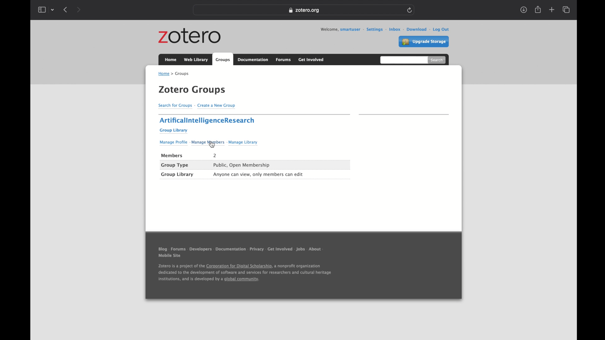  What do you see at coordinates (172, 156) in the screenshot?
I see `members` at bounding box center [172, 156].